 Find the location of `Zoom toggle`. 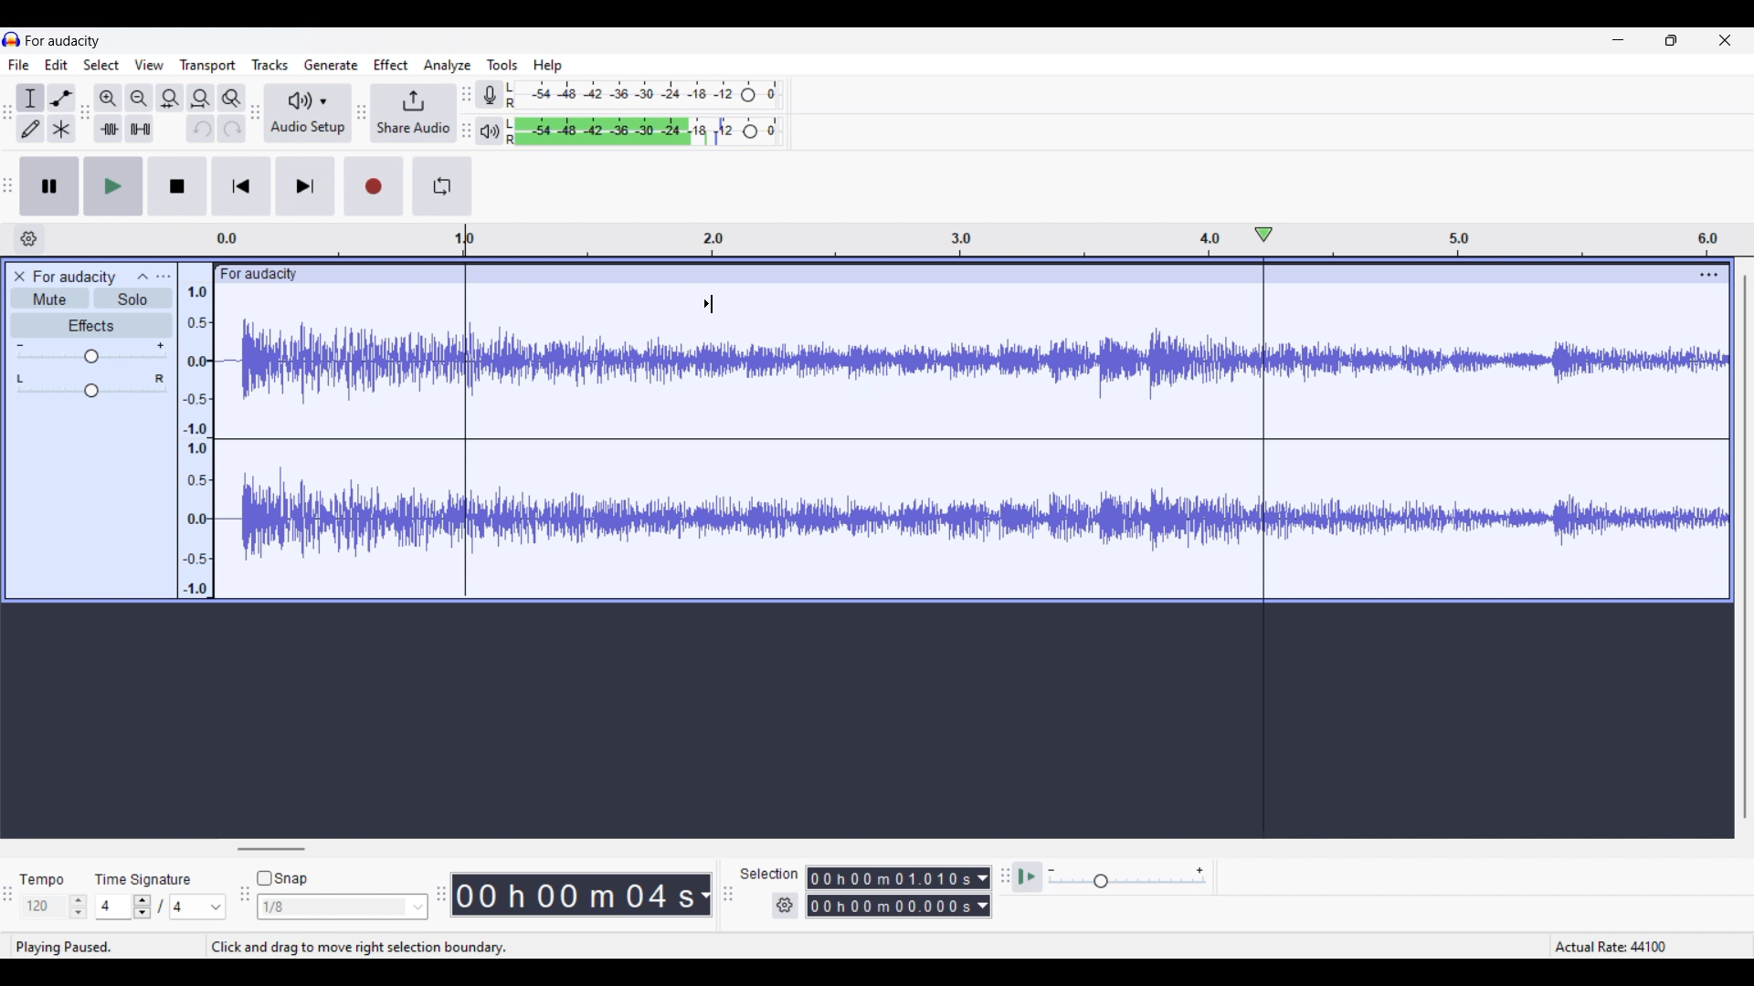

Zoom toggle is located at coordinates (232, 99).